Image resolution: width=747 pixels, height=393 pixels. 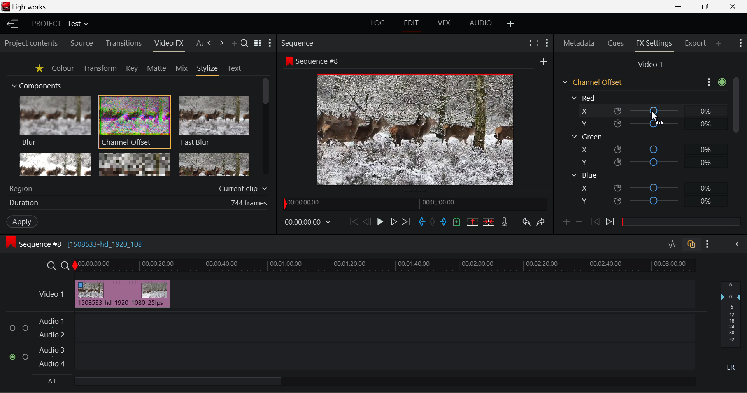 What do you see at coordinates (135, 123) in the screenshot?
I see `Channel Offset` at bounding box center [135, 123].